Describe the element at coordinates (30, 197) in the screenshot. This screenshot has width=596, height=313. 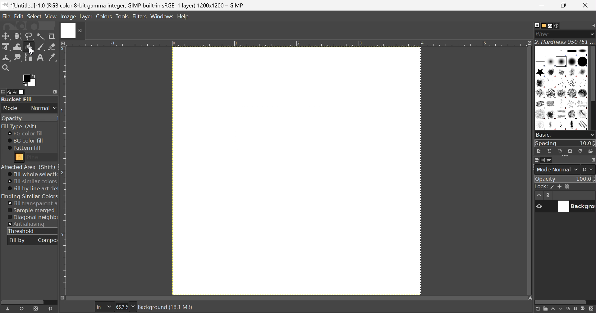
I see `Finding Similar Colors` at that location.